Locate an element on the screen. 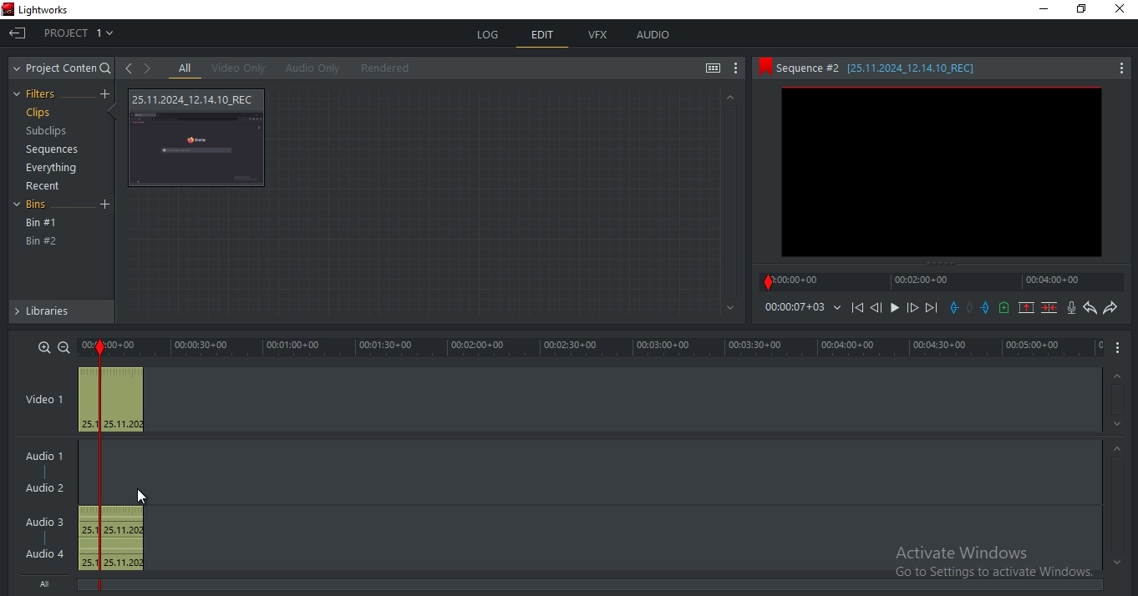 This screenshot has height=596, width=1138. rendered is located at coordinates (385, 68).